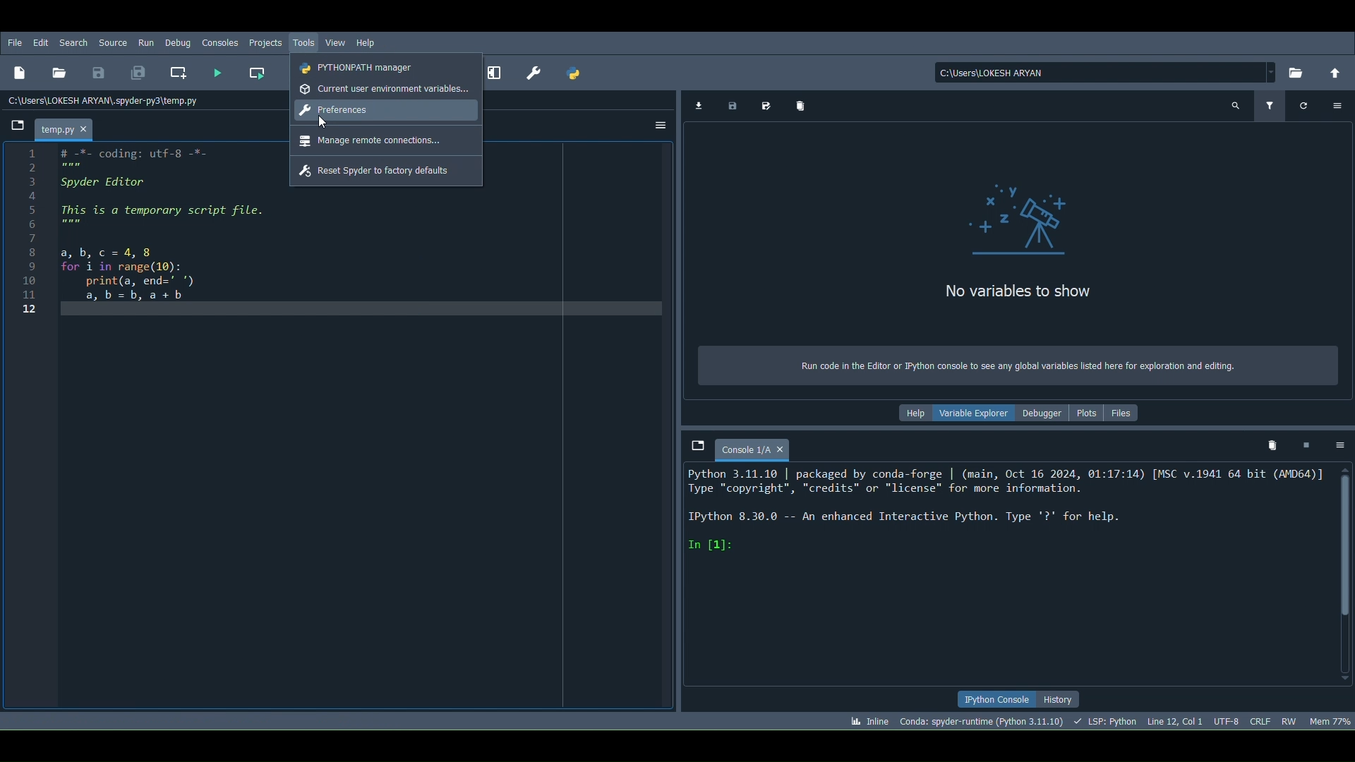  What do you see at coordinates (1272, 104) in the screenshot?
I see `Filter variables` at bounding box center [1272, 104].